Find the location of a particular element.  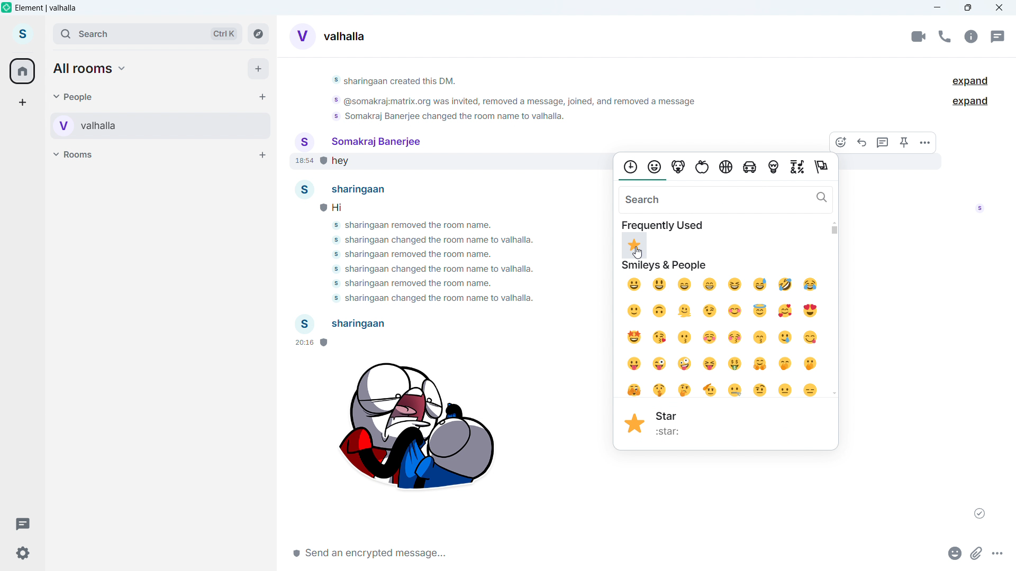

minimize is located at coordinates (938, 8).